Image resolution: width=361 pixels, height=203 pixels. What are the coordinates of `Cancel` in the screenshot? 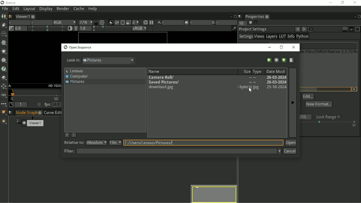 It's located at (290, 151).